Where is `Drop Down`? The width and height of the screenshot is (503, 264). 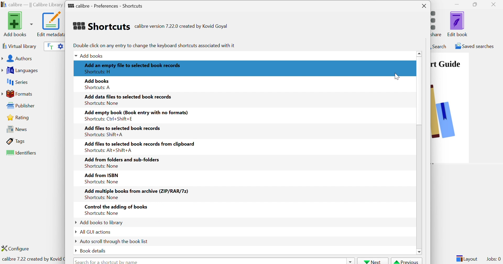
Drop Down is located at coordinates (74, 222).